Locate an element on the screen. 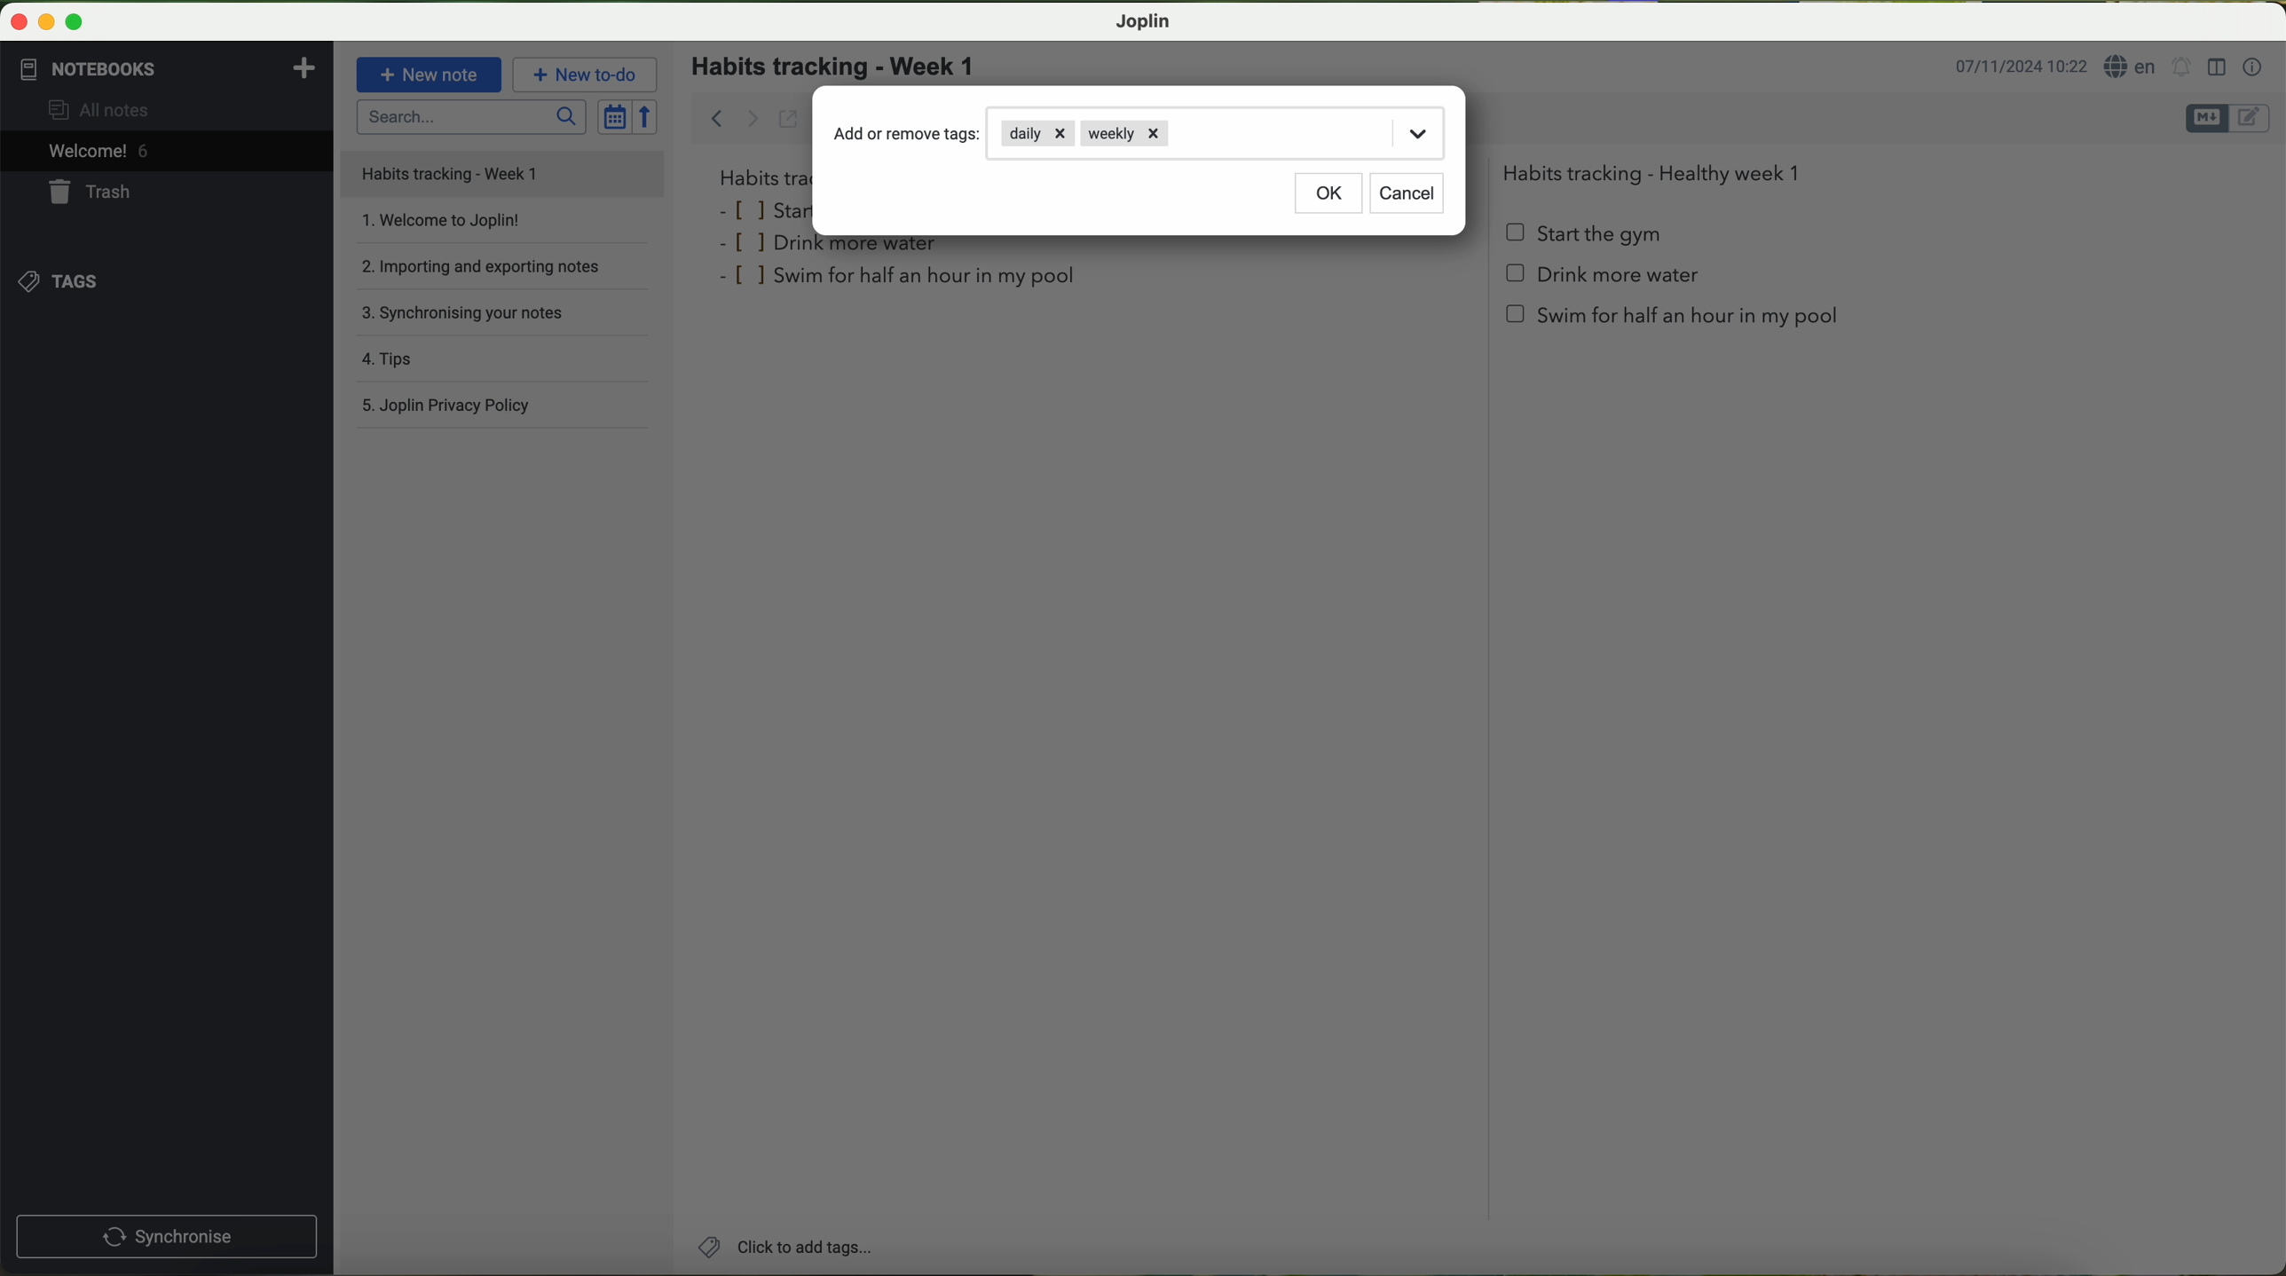  Joplin is located at coordinates (1141, 22).